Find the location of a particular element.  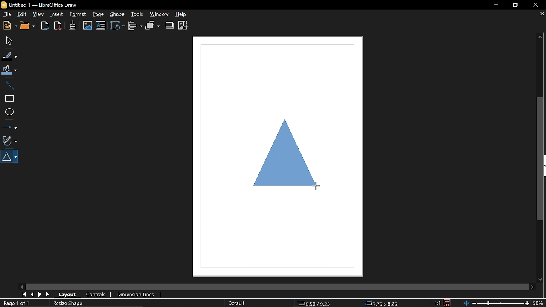

POsition is located at coordinates (319, 303).